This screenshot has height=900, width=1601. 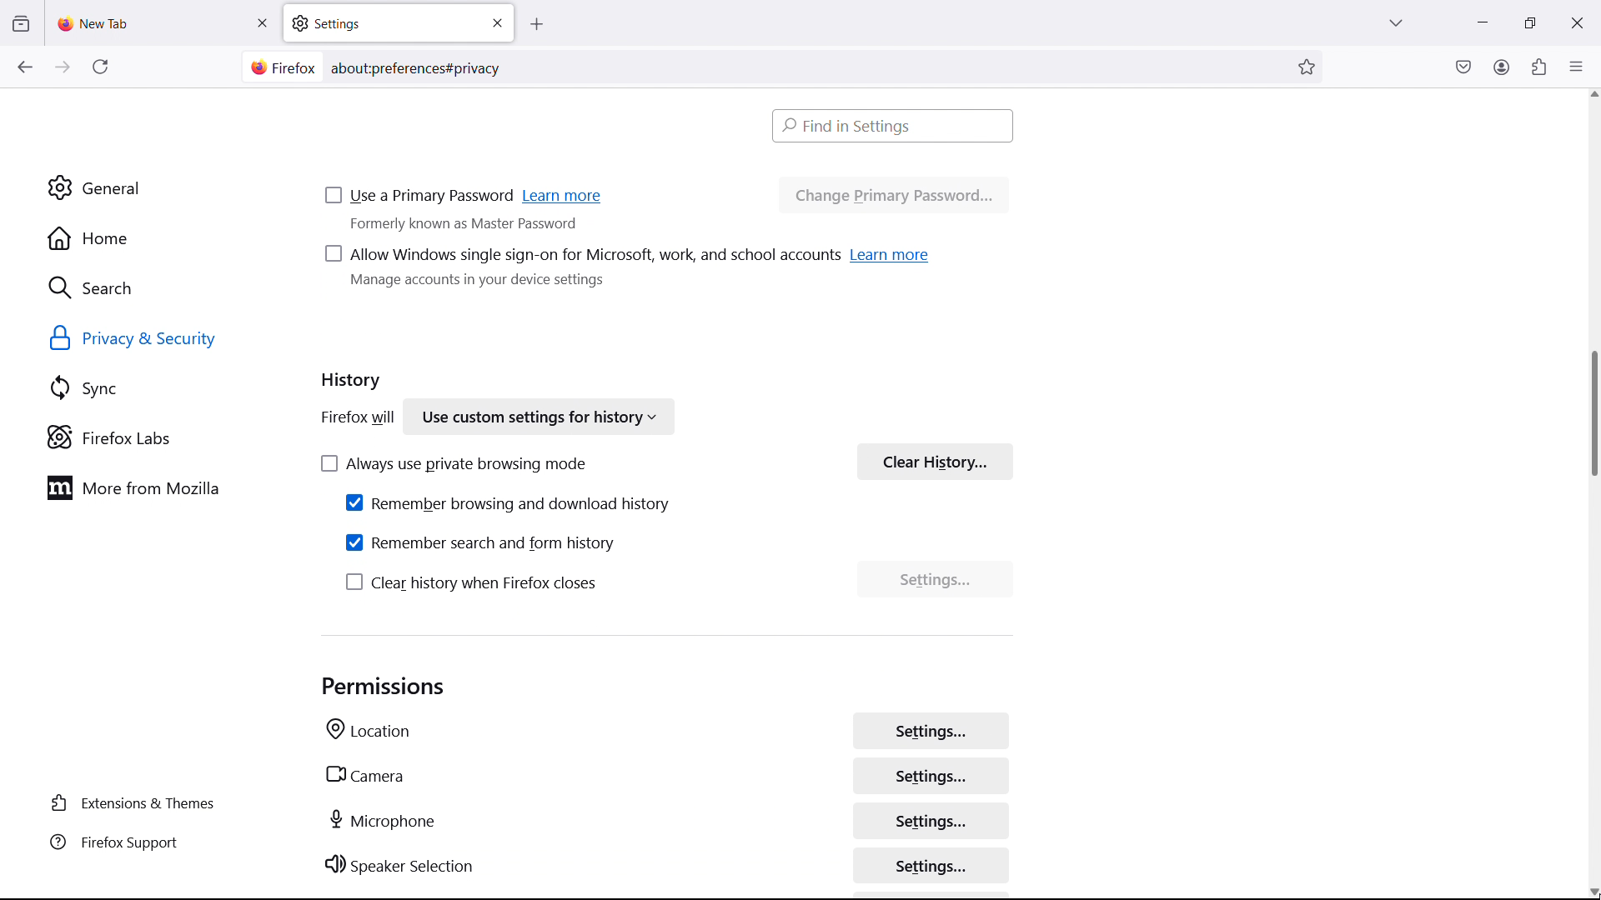 What do you see at coordinates (262, 23) in the screenshot?
I see `close tab` at bounding box center [262, 23].